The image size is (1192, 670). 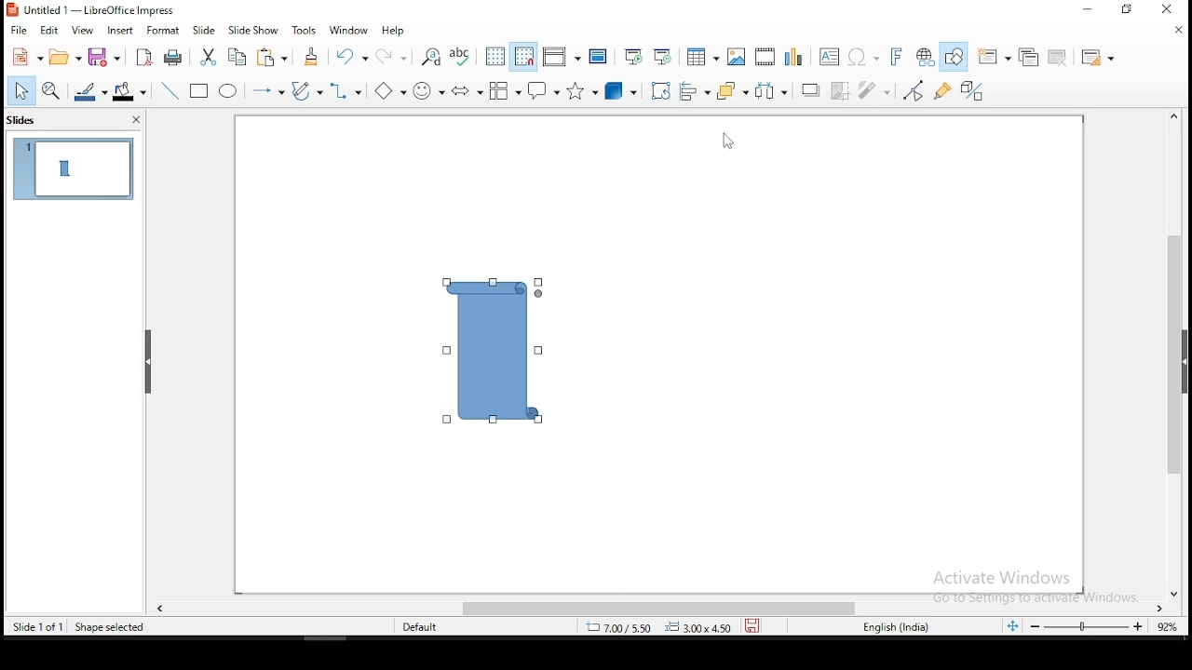 What do you see at coordinates (268, 89) in the screenshot?
I see `lines and arrows` at bounding box center [268, 89].